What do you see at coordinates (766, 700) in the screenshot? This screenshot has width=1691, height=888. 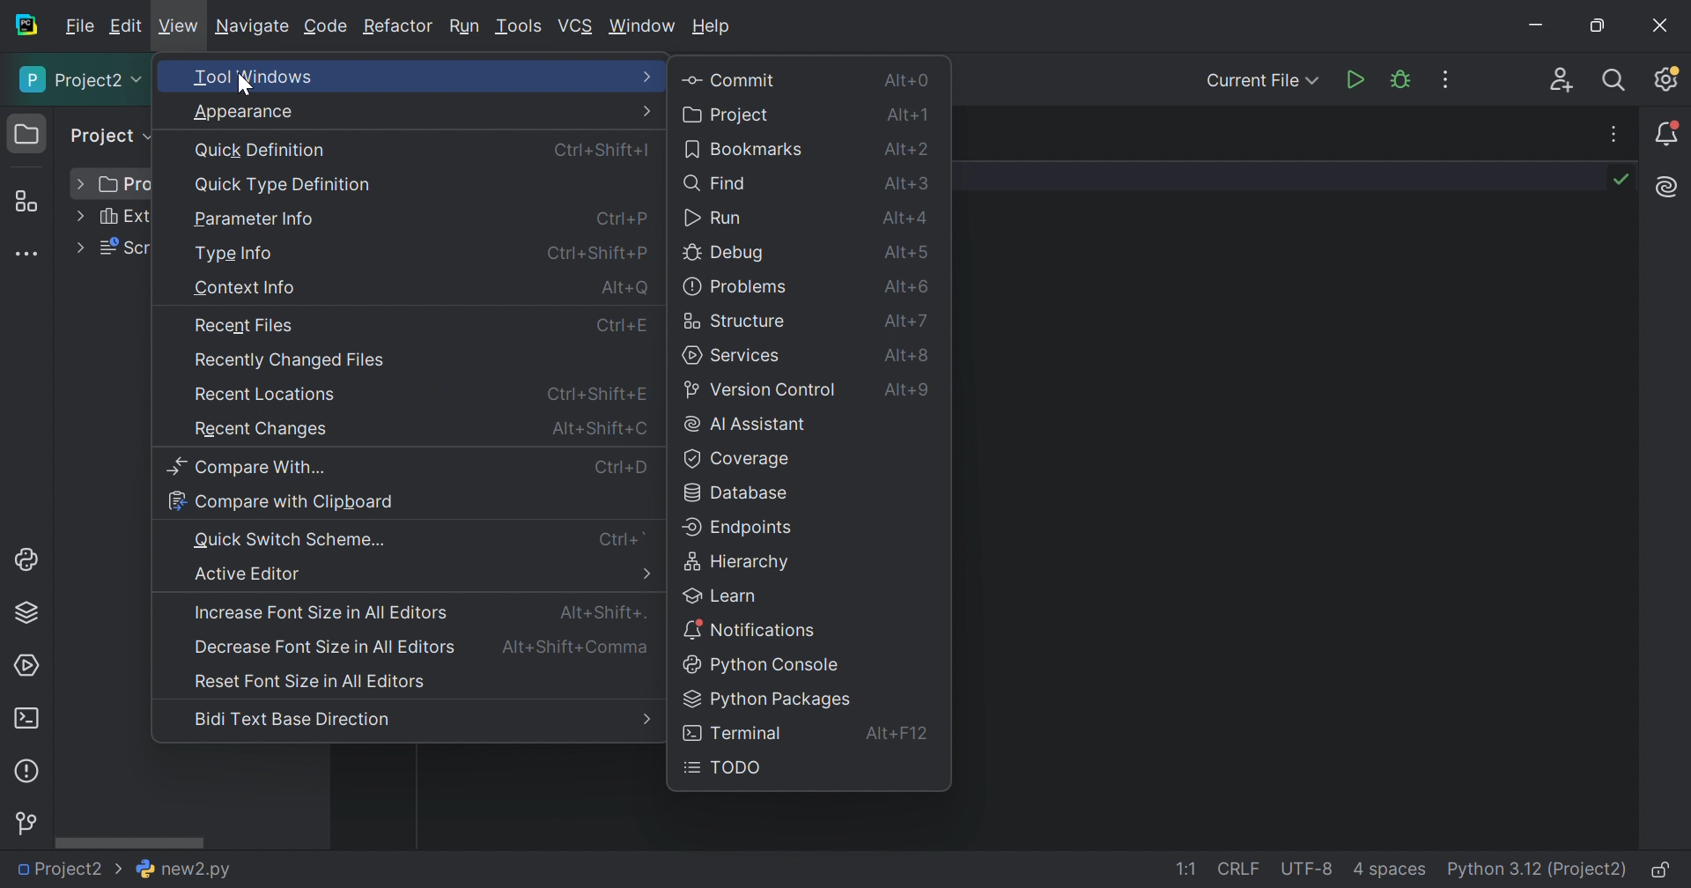 I see `Python packages` at bounding box center [766, 700].